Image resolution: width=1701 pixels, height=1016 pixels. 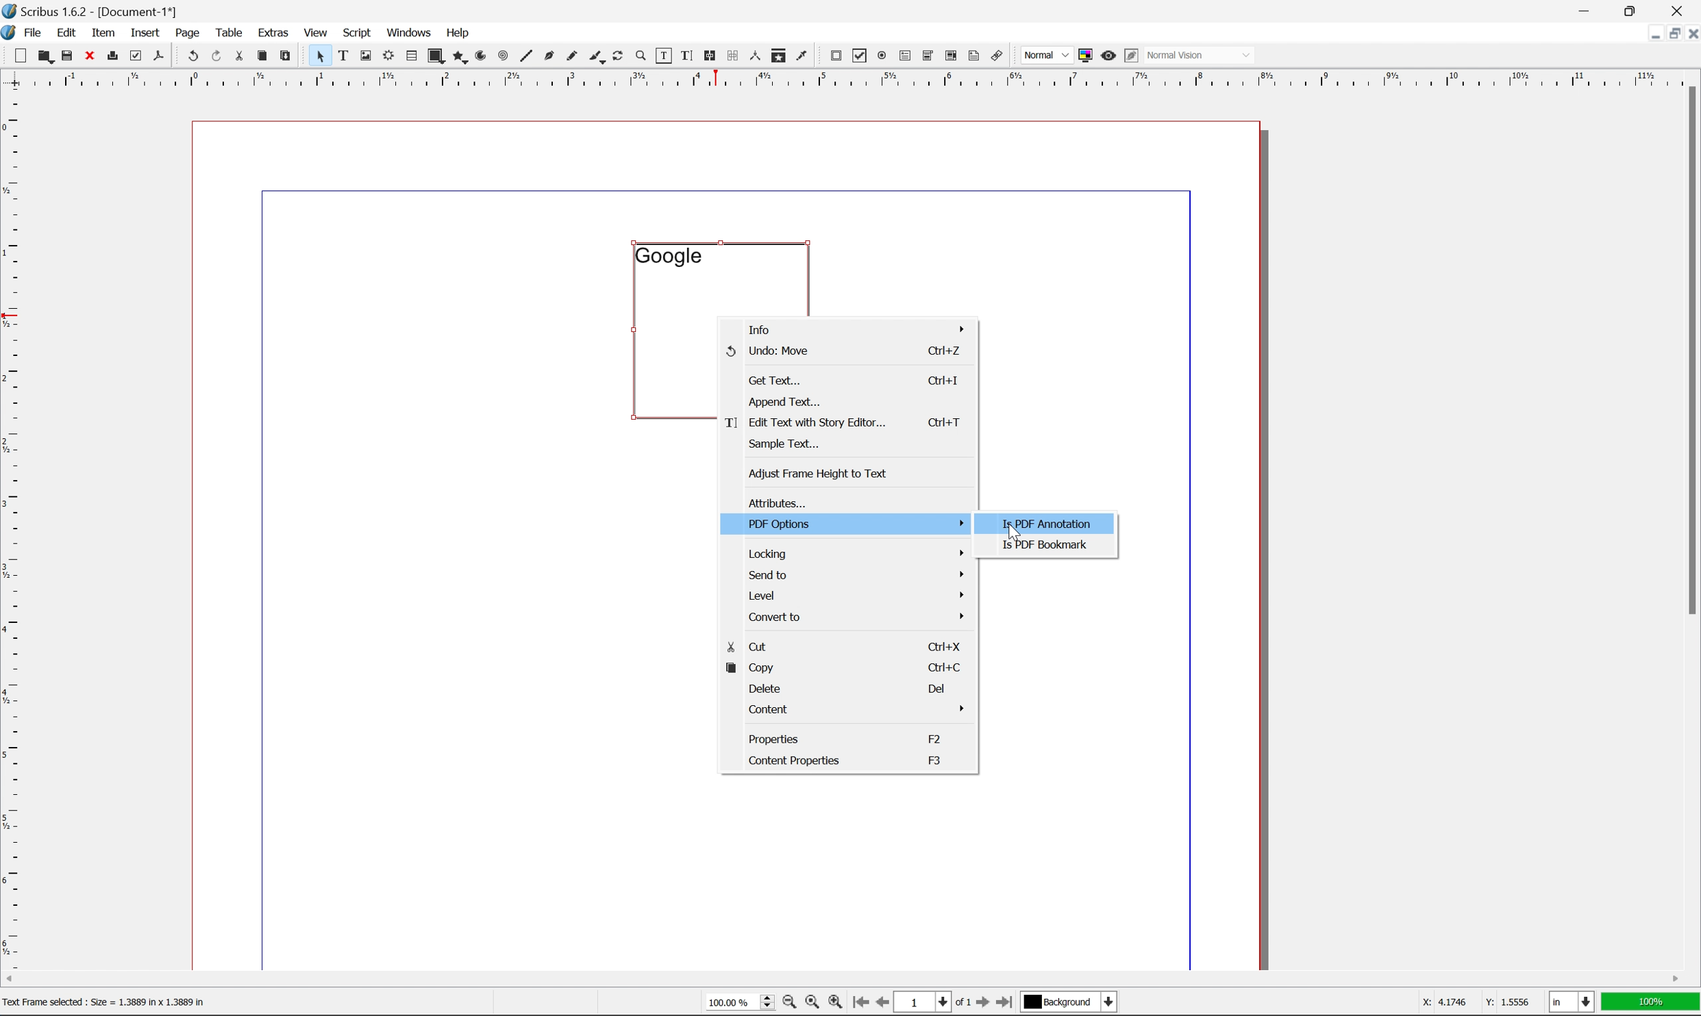 What do you see at coordinates (855, 329) in the screenshot?
I see `info` at bounding box center [855, 329].